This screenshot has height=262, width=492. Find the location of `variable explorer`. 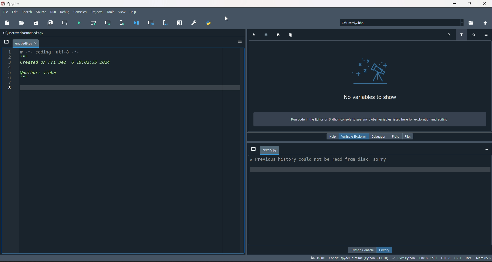

variable explorer is located at coordinates (353, 137).